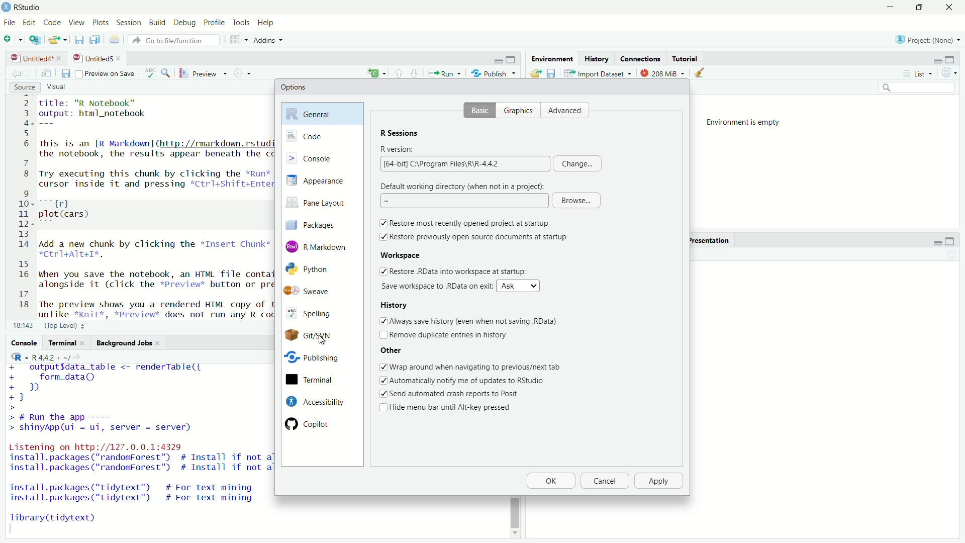  I want to click on R - R442 ~/, so click(39, 357).